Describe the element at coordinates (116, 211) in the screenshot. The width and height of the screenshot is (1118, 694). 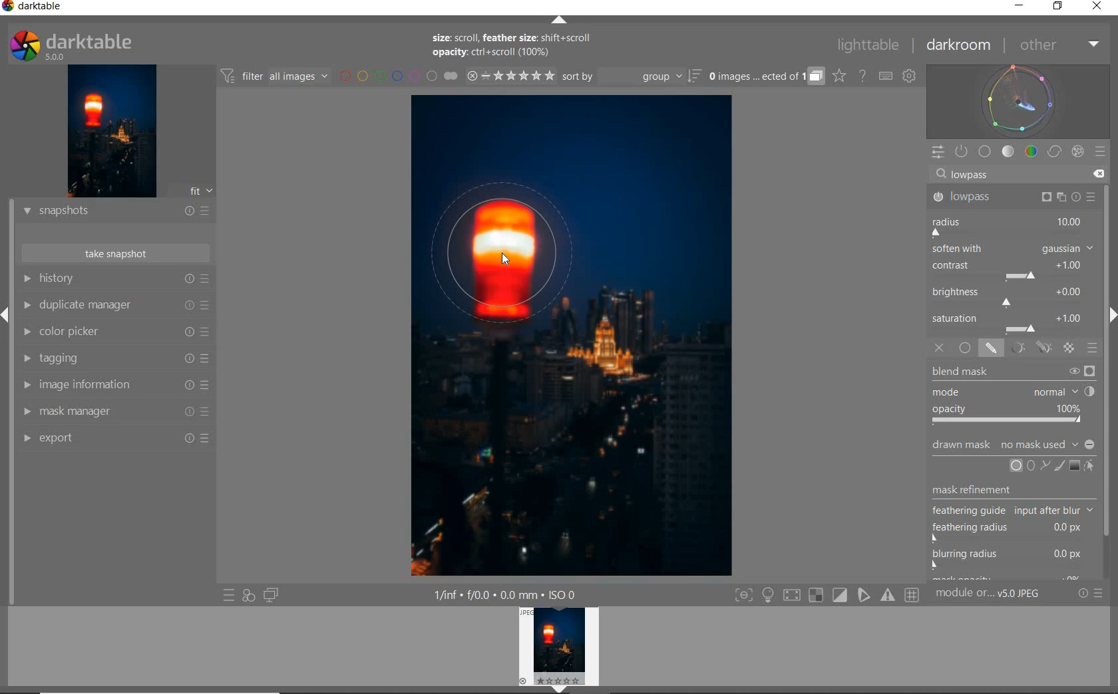
I see `SNAPSHOTS` at that location.